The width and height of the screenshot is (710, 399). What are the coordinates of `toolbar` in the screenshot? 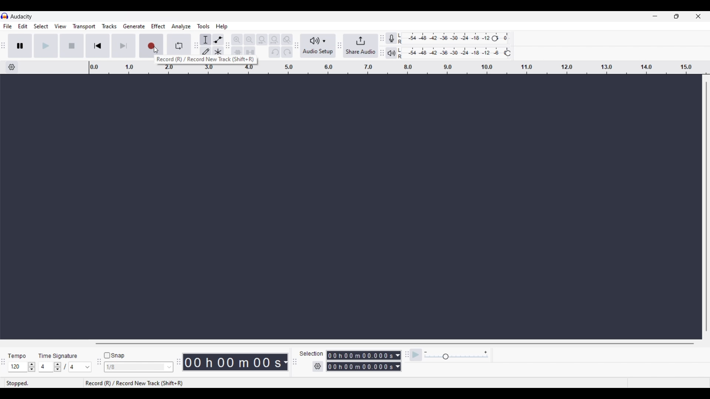 It's located at (177, 361).